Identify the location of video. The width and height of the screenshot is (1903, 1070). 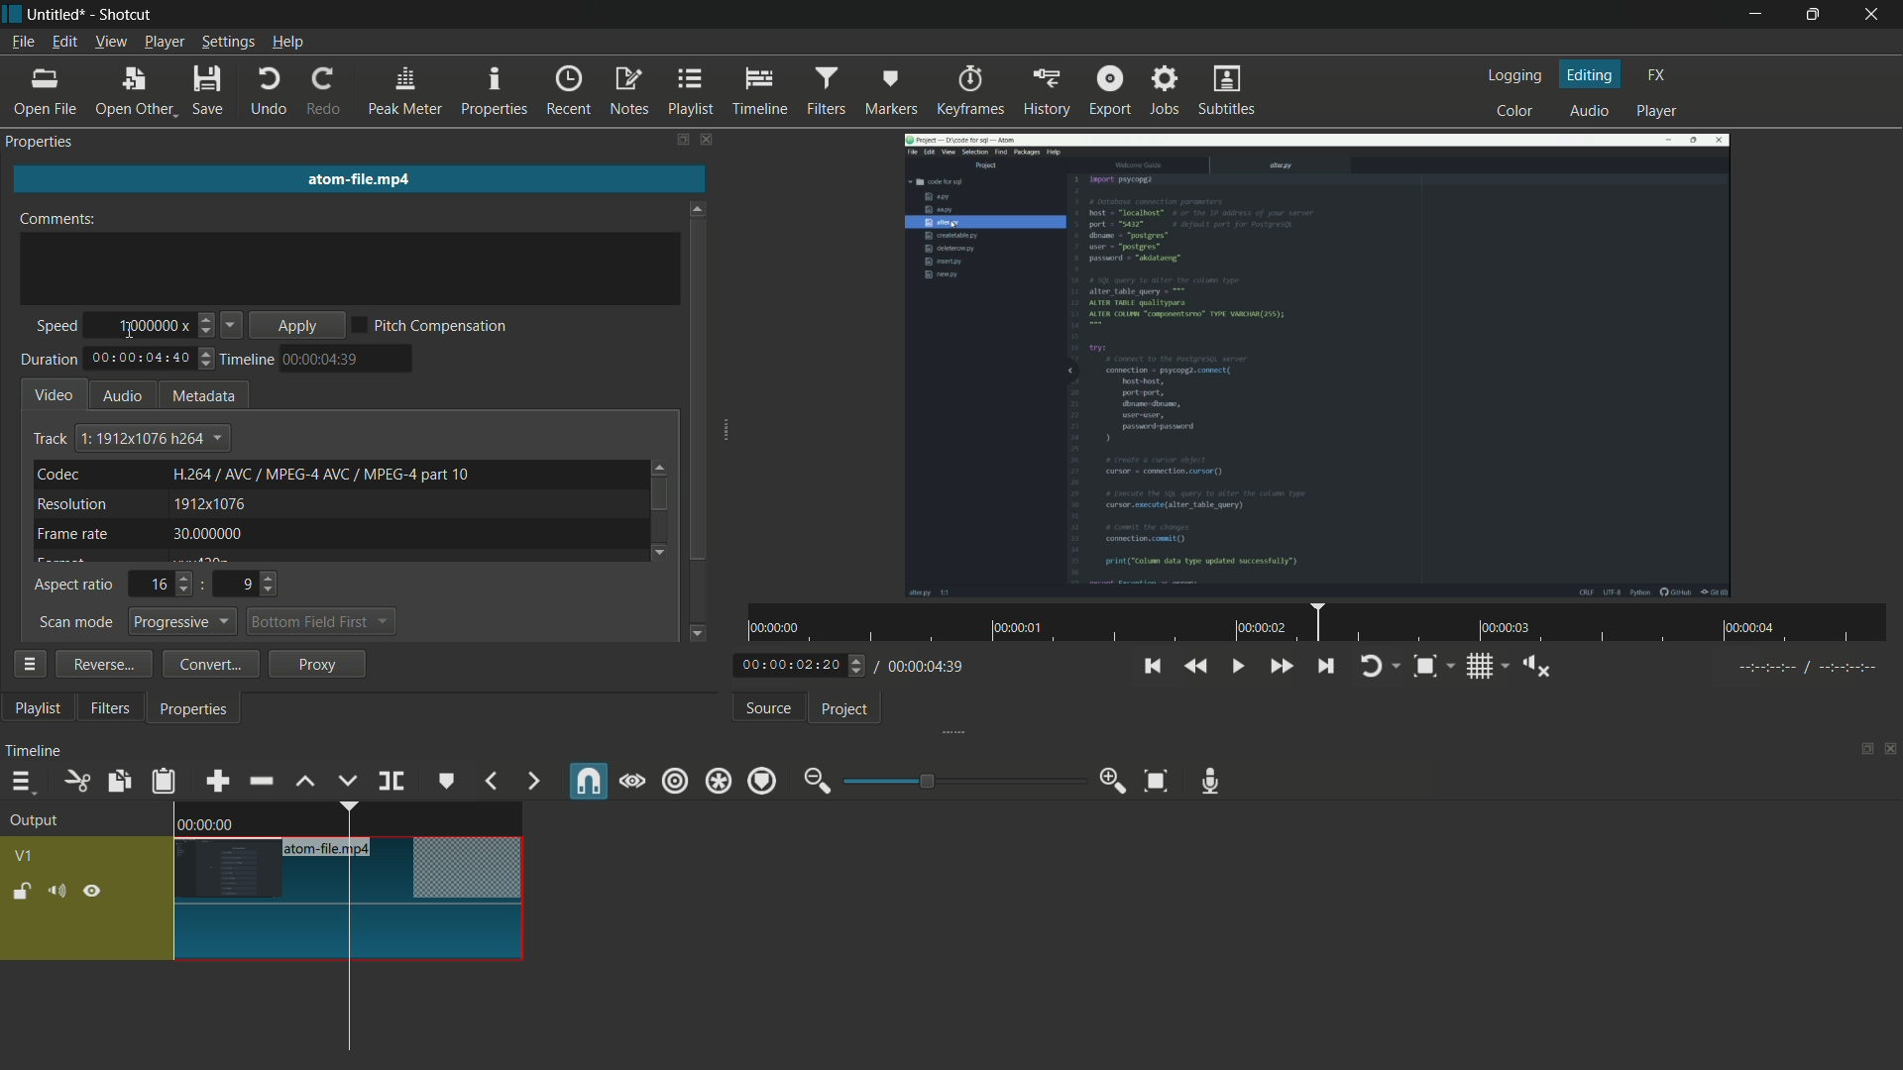
(55, 394).